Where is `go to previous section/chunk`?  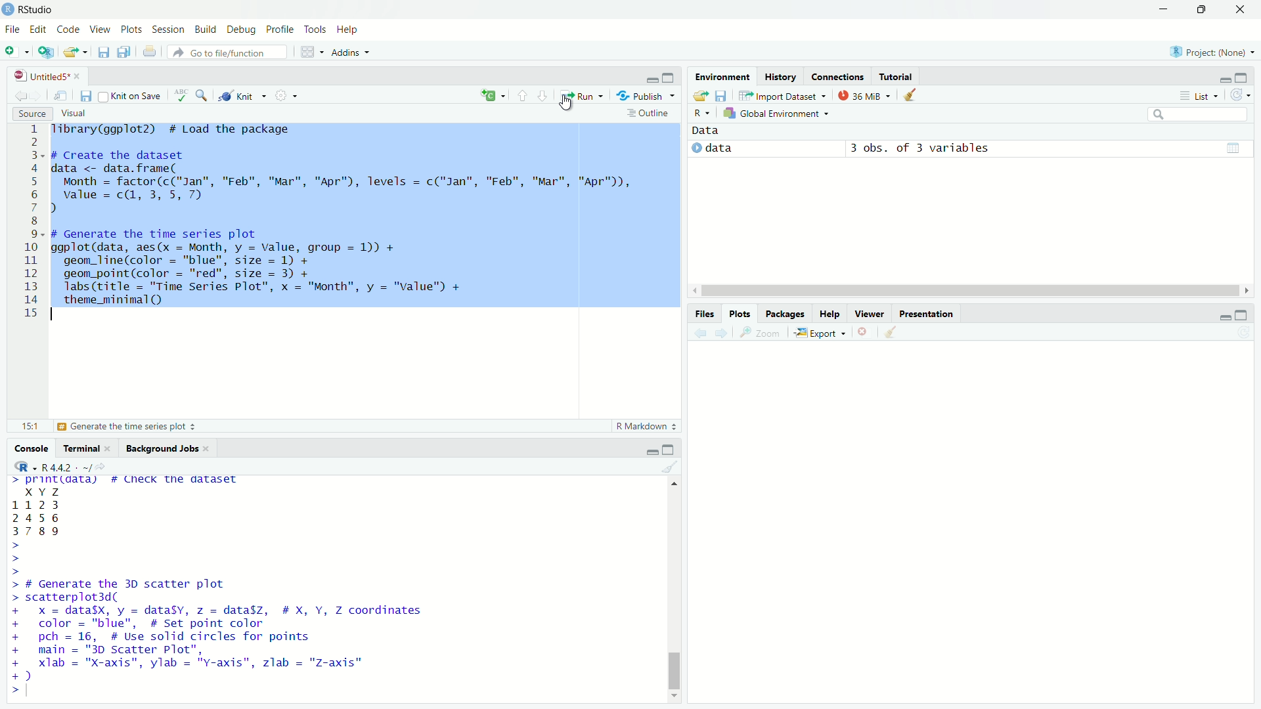
go to previous section/chunk is located at coordinates (520, 97).